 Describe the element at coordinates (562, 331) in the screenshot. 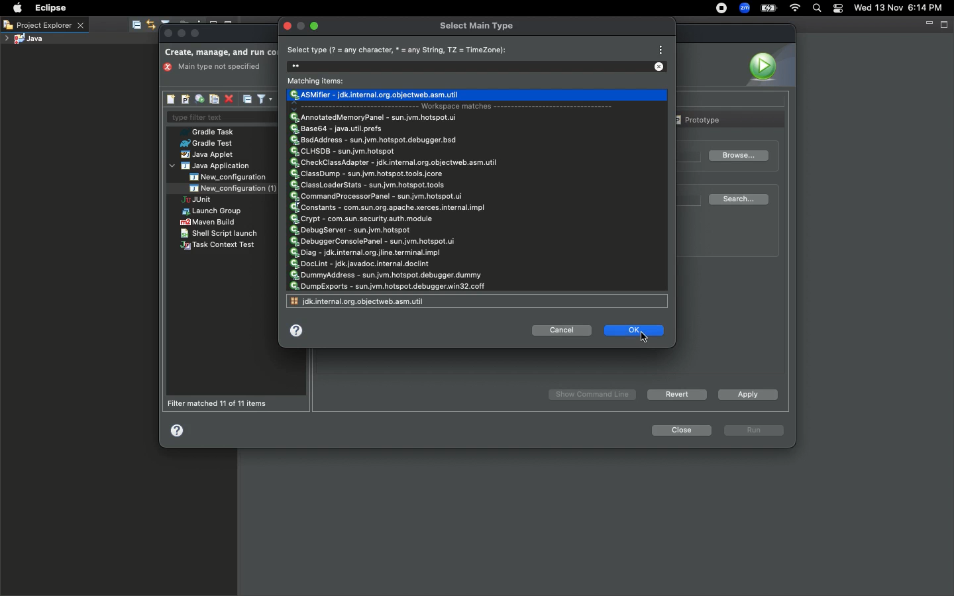

I see `Cancel` at that location.